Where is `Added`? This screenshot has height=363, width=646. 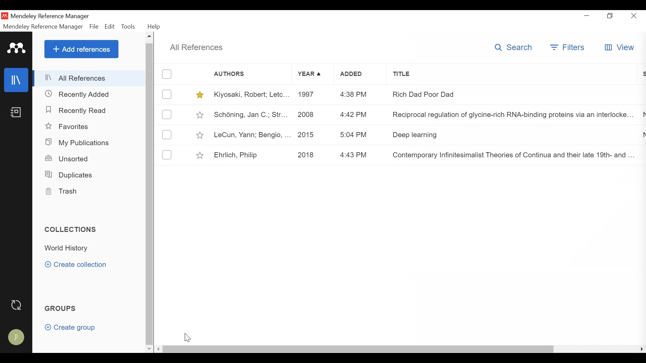 Added is located at coordinates (360, 75).